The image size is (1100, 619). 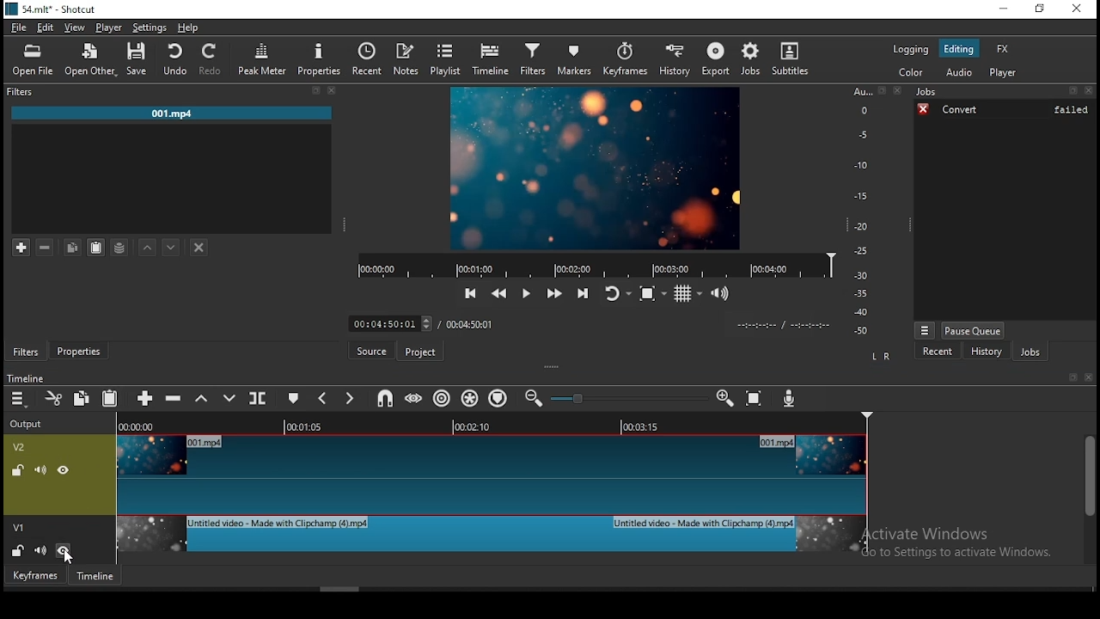 What do you see at coordinates (99, 577) in the screenshot?
I see `timeline` at bounding box center [99, 577].